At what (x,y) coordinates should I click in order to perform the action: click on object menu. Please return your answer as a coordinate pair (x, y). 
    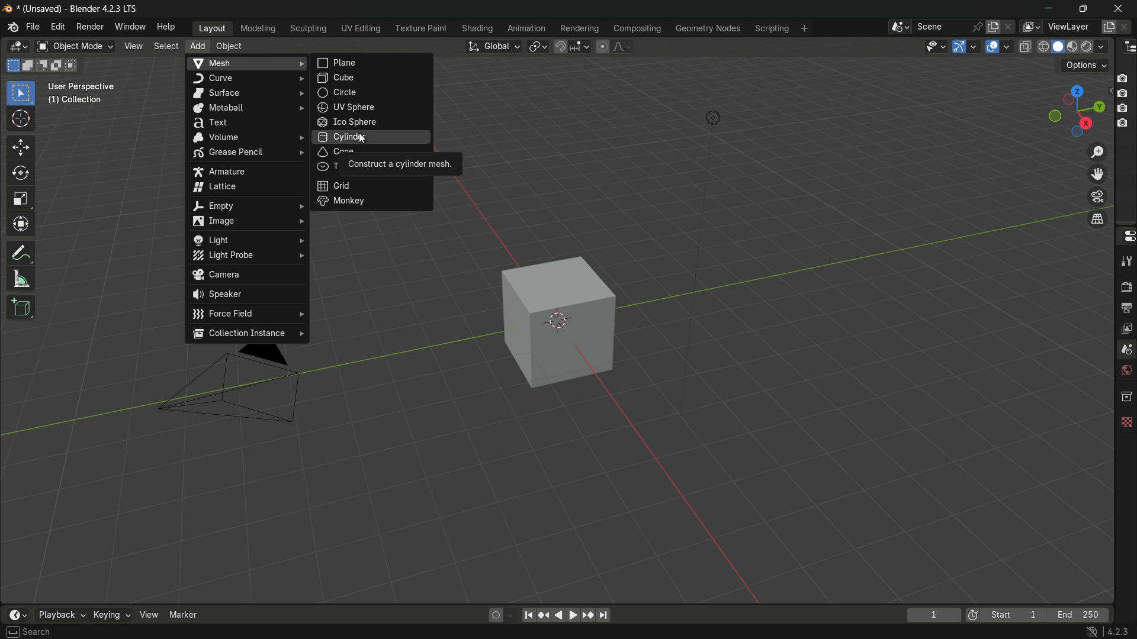
    Looking at the image, I should click on (230, 47).